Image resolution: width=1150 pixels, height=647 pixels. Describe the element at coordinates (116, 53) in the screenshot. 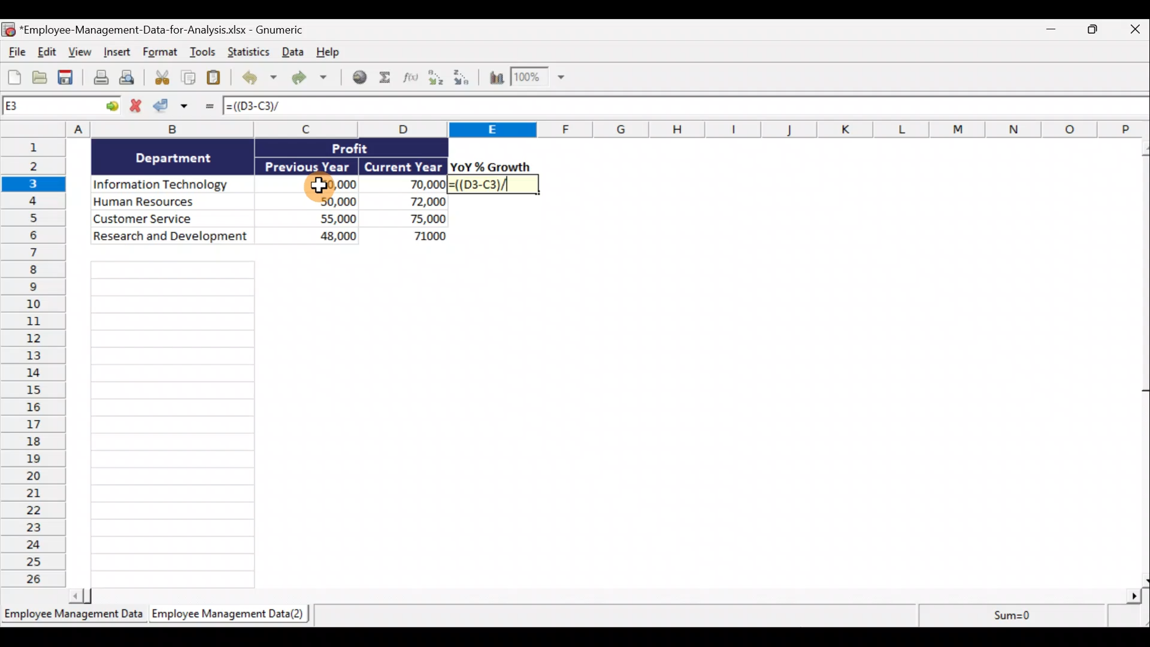

I see `Insert` at that location.